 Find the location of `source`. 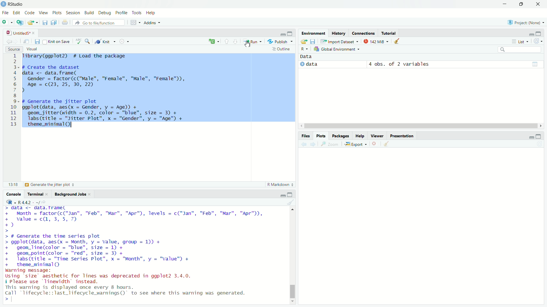

source is located at coordinates (11, 49).